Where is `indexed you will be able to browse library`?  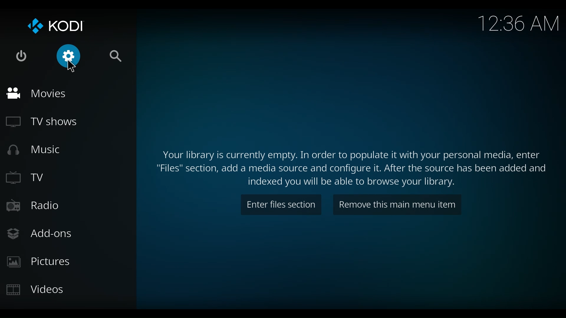 indexed you will be able to browse library is located at coordinates (355, 183).